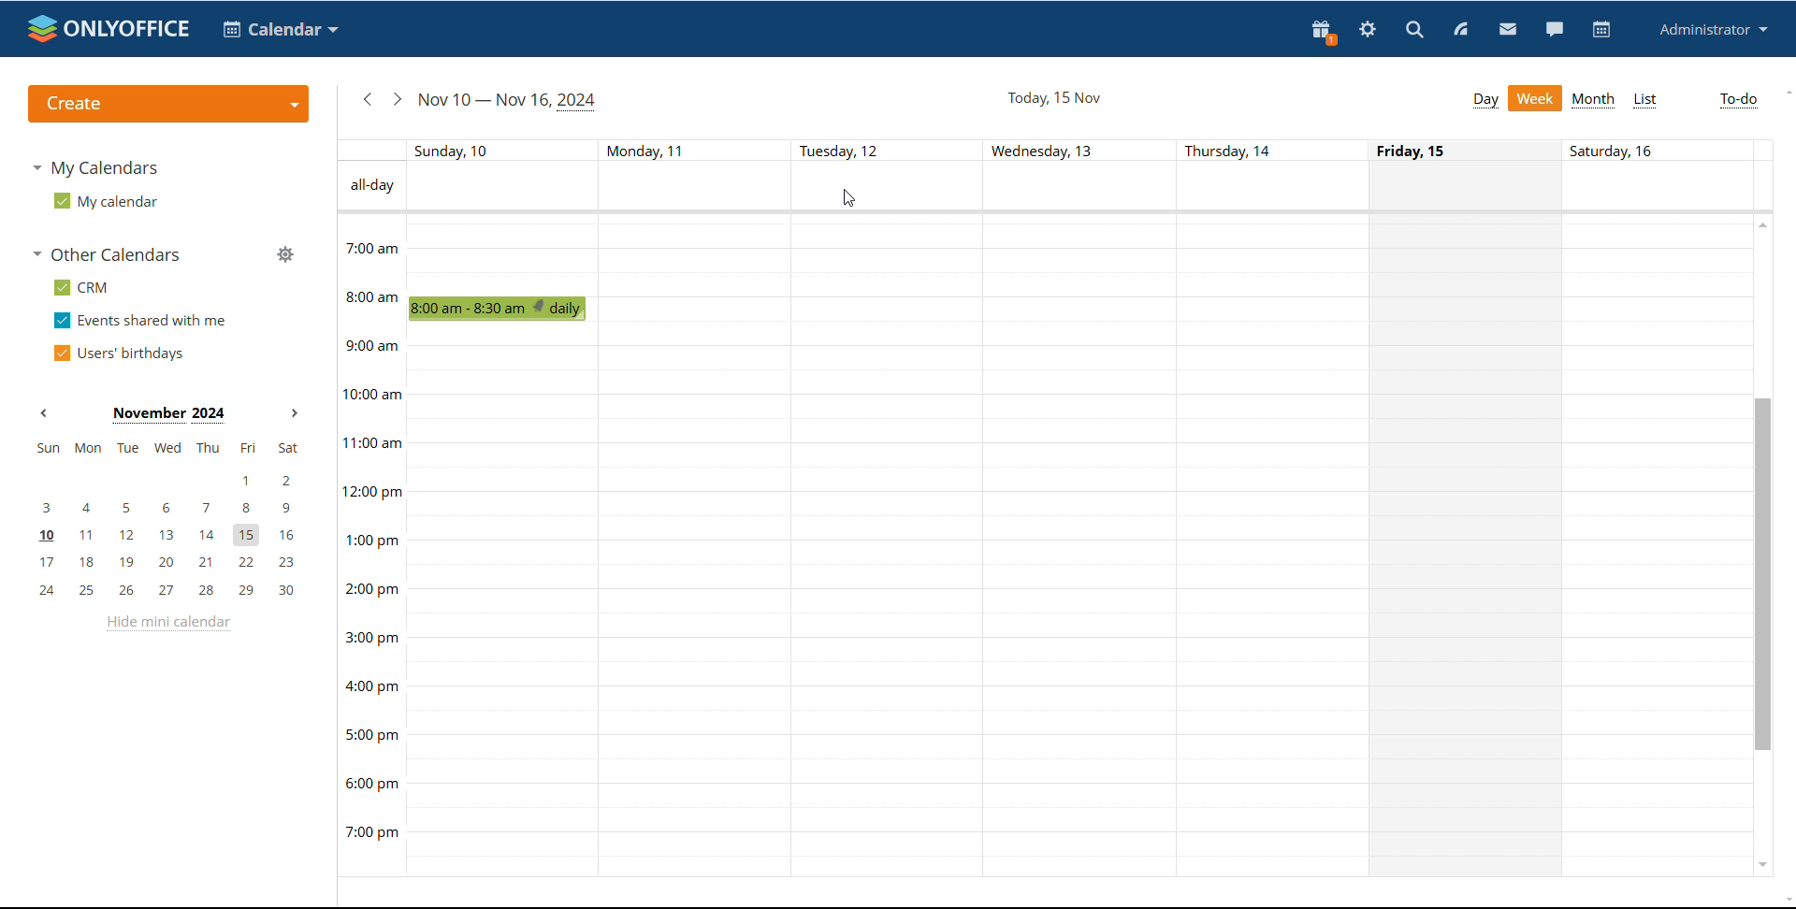  What do you see at coordinates (1052, 97) in the screenshot?
I see `current date` at bounding box center [1052, 97].